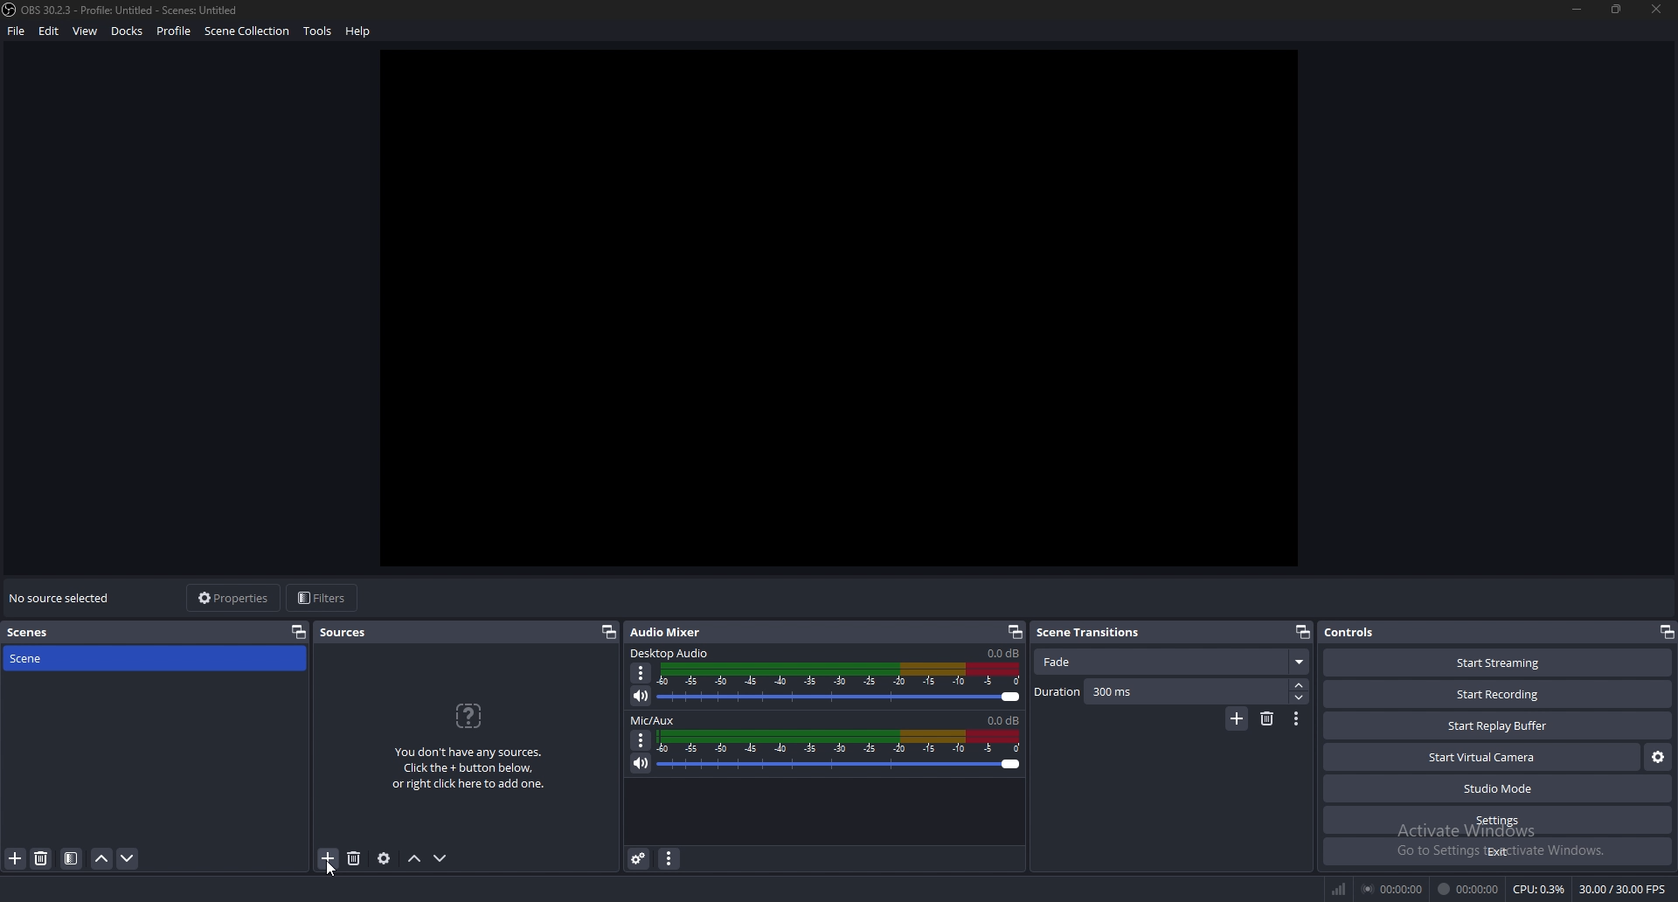 The width and height of the screenshot is (1678, 902). Describe the element at coordinates (641, 673) in the screenshot. I see `options` at that location.